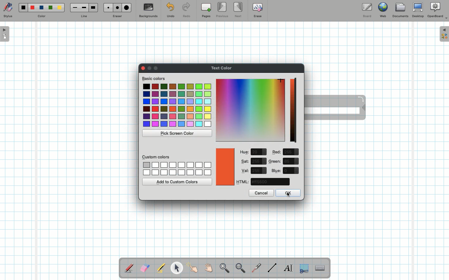 The width and height of the screenshot is (449, 280). Describe the element at coordinates (42, 8) in the screenshot. I see `Blue` at that location.